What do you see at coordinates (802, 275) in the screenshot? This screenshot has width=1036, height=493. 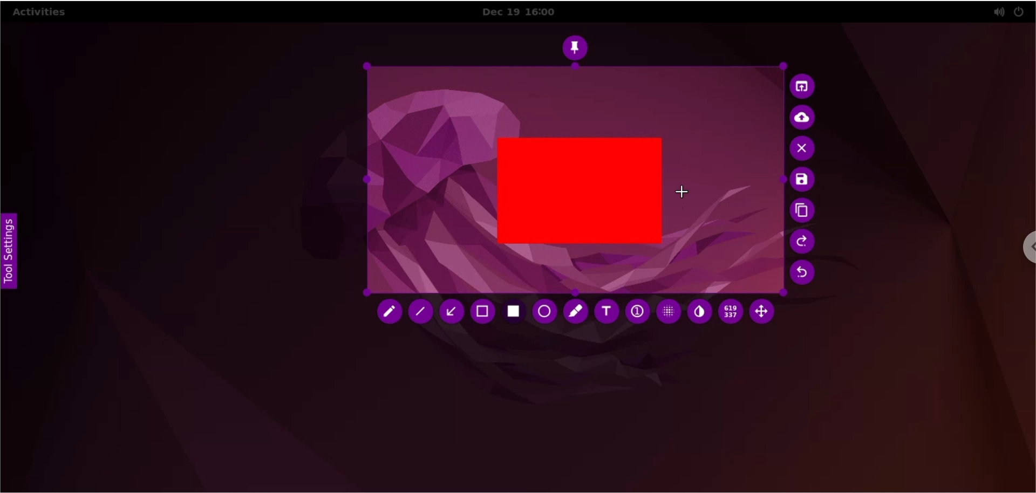 I see `undo ` at bounding box center [802, 275].